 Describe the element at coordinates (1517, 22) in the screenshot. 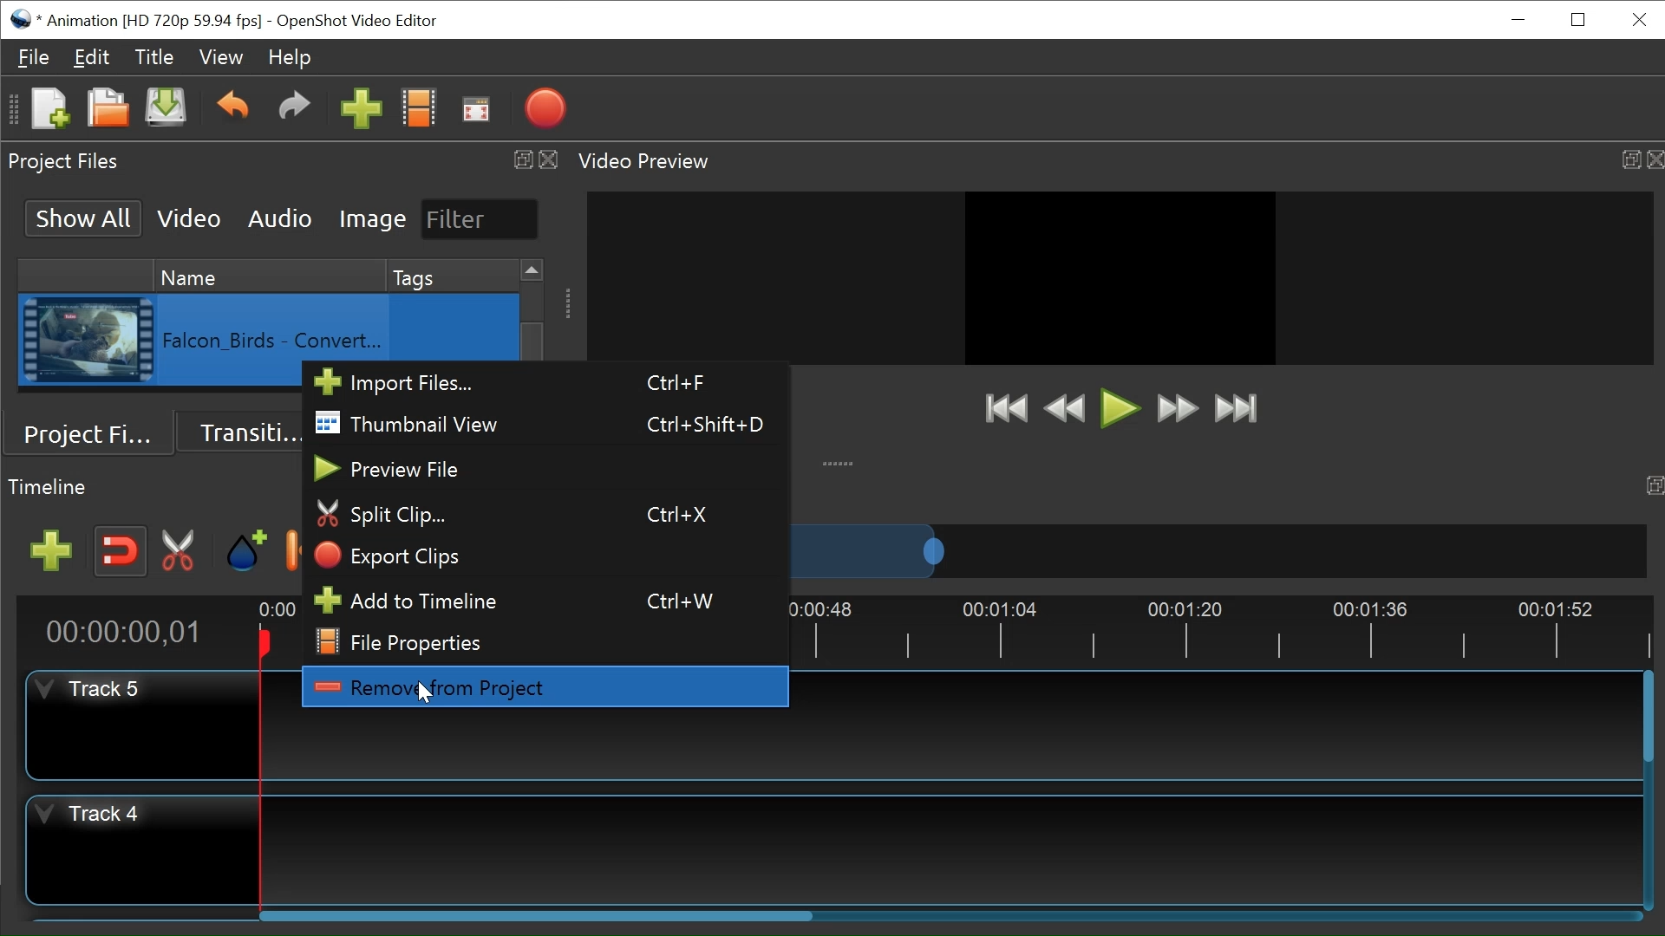

I see `minimize` at that location.